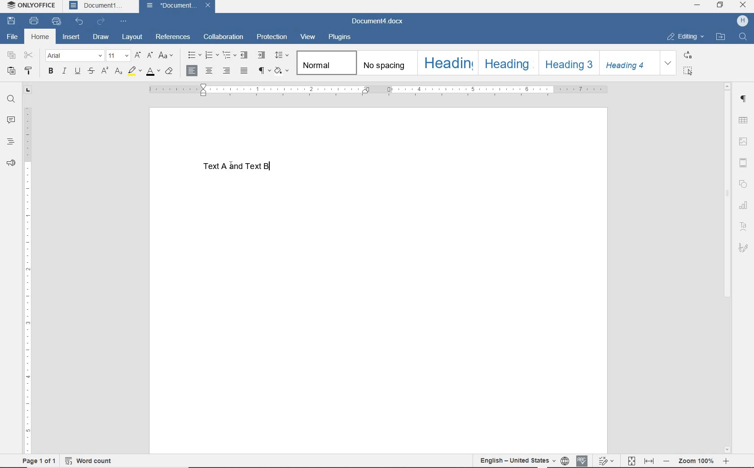  I want to click on PARAGRAPH SETTINGS, so click(743, 99).